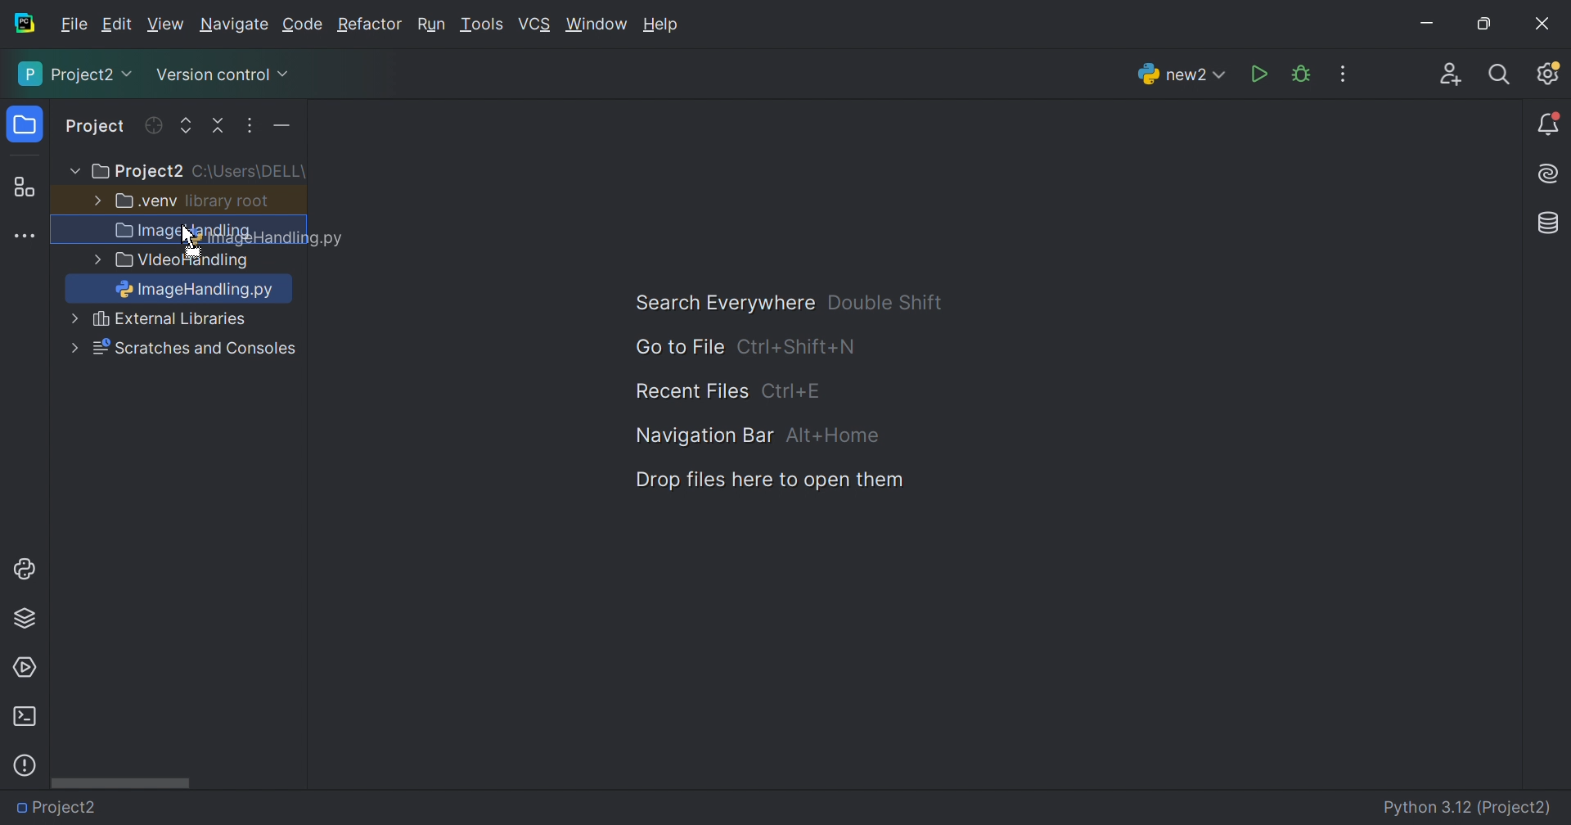 This screenshot has height=825, width=1571. I want to click on More, so click(73, 347).